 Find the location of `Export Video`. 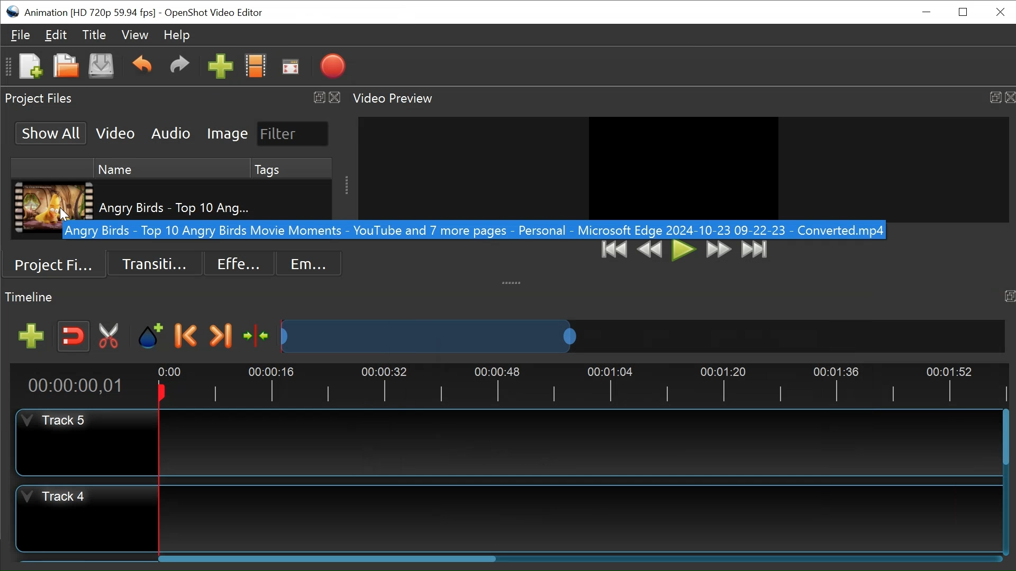

Export Video is located at coordinates (331, 66).